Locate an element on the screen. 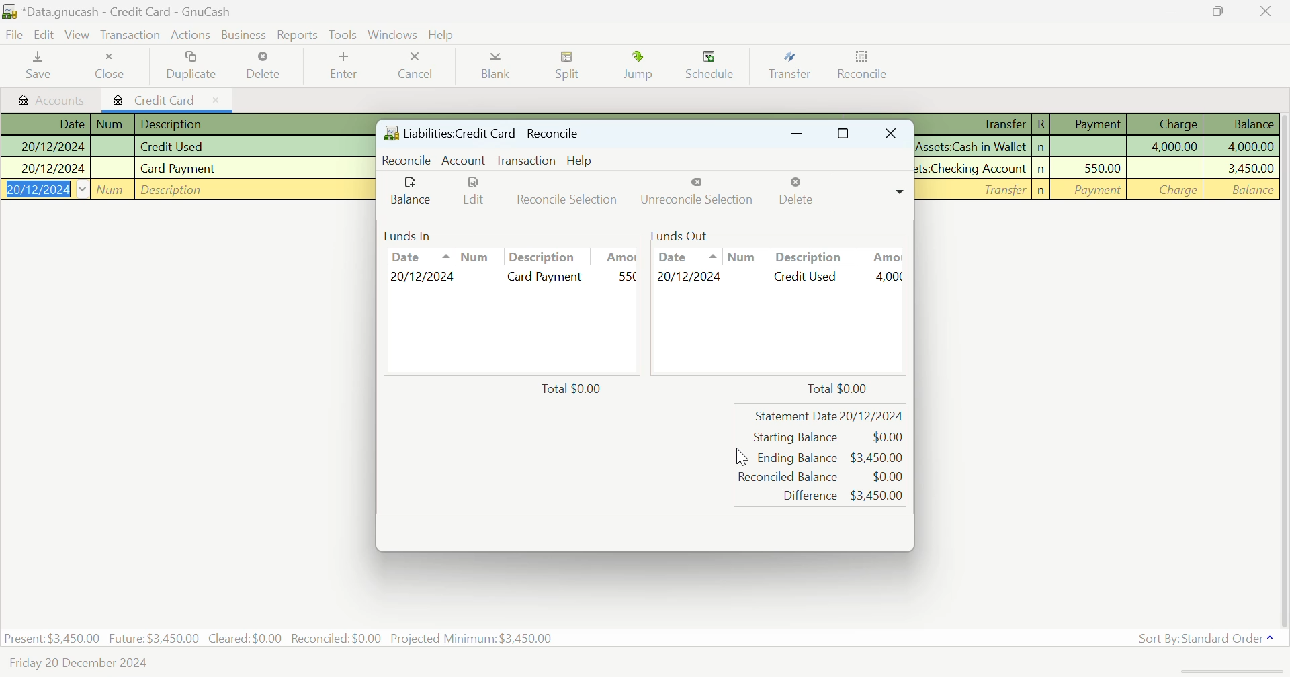  20/12/2024 Credit Used 4,000.00 is located at coordinates (779, 275).